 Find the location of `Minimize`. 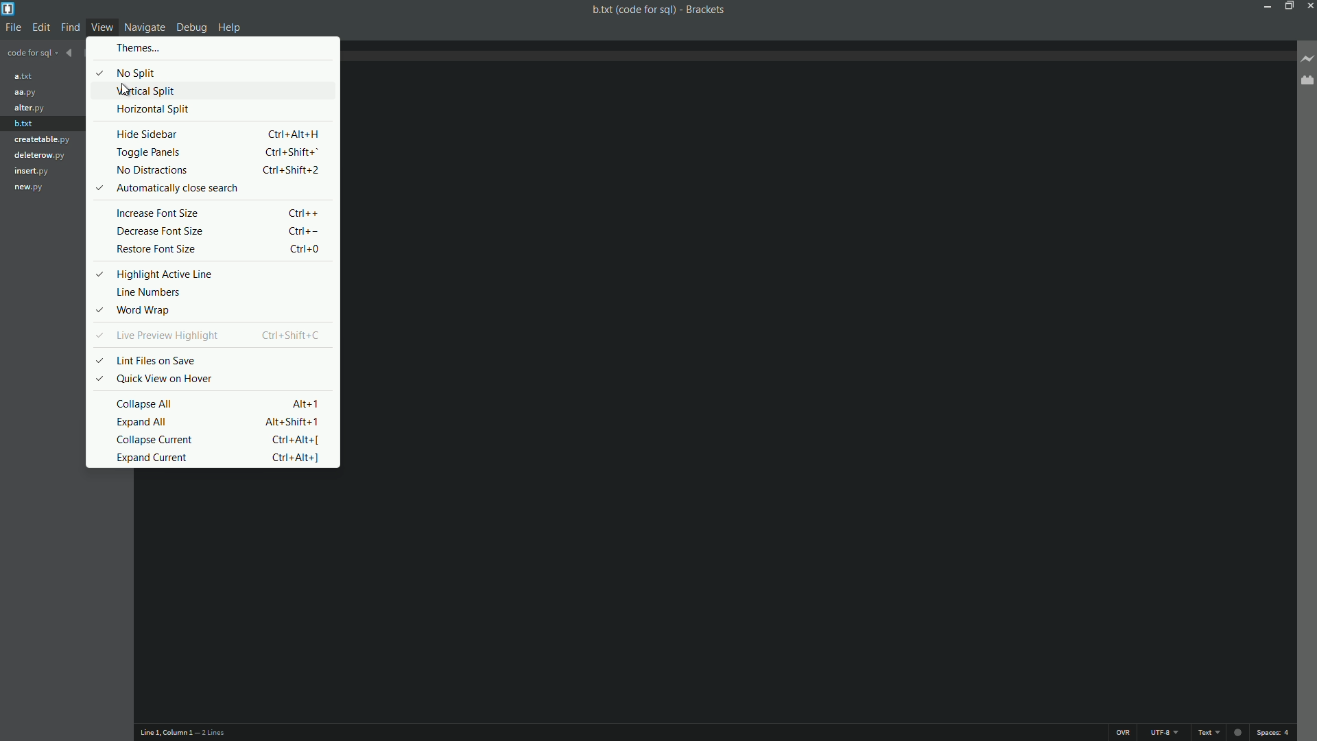

Minimize is located at coordinates (1264, 5).